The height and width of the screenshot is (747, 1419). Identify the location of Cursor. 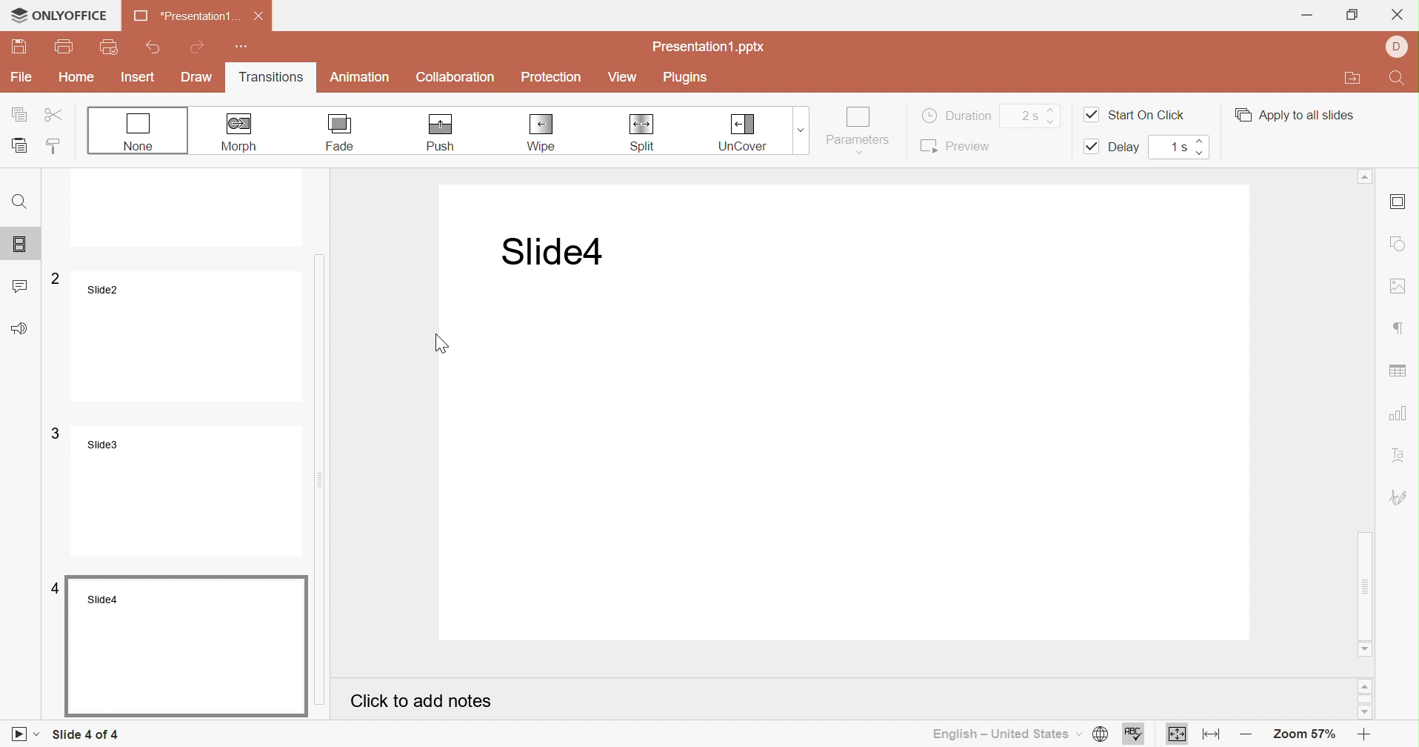
(440, 342).